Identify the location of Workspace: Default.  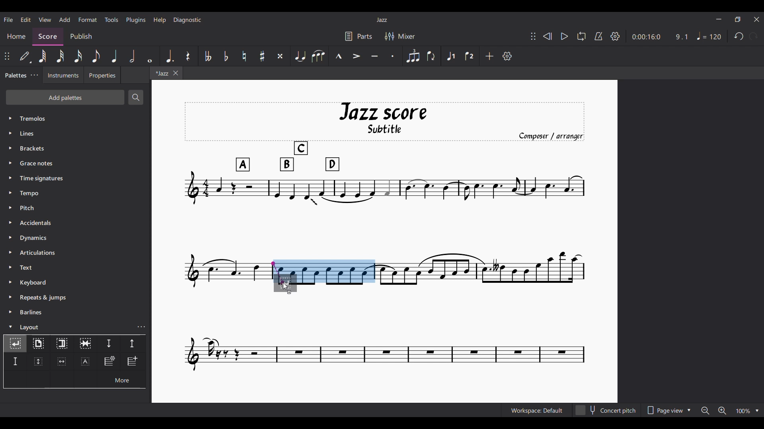
(537, 410).